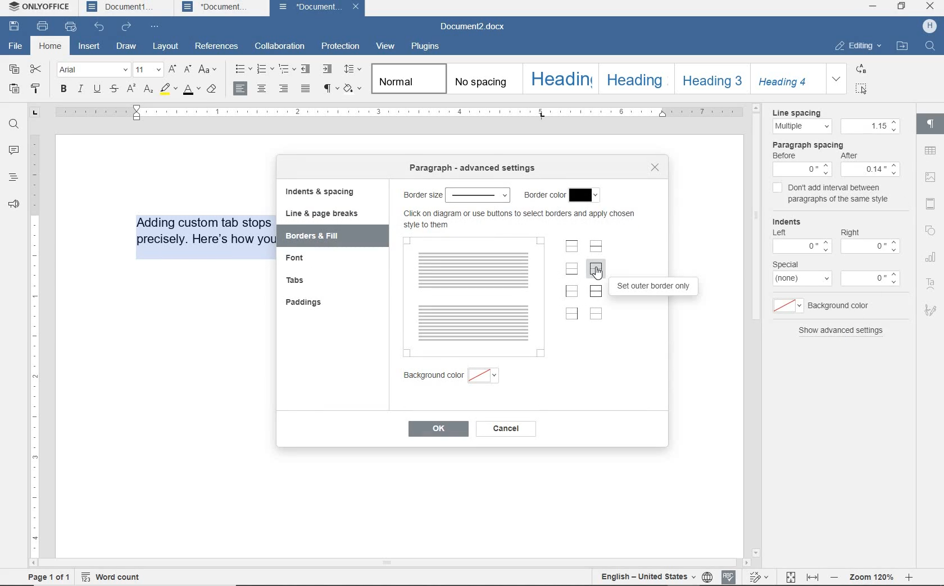 This screenshot has height=586, width=944. I want to click on paragraph - advanced settings, so click(455, 195).